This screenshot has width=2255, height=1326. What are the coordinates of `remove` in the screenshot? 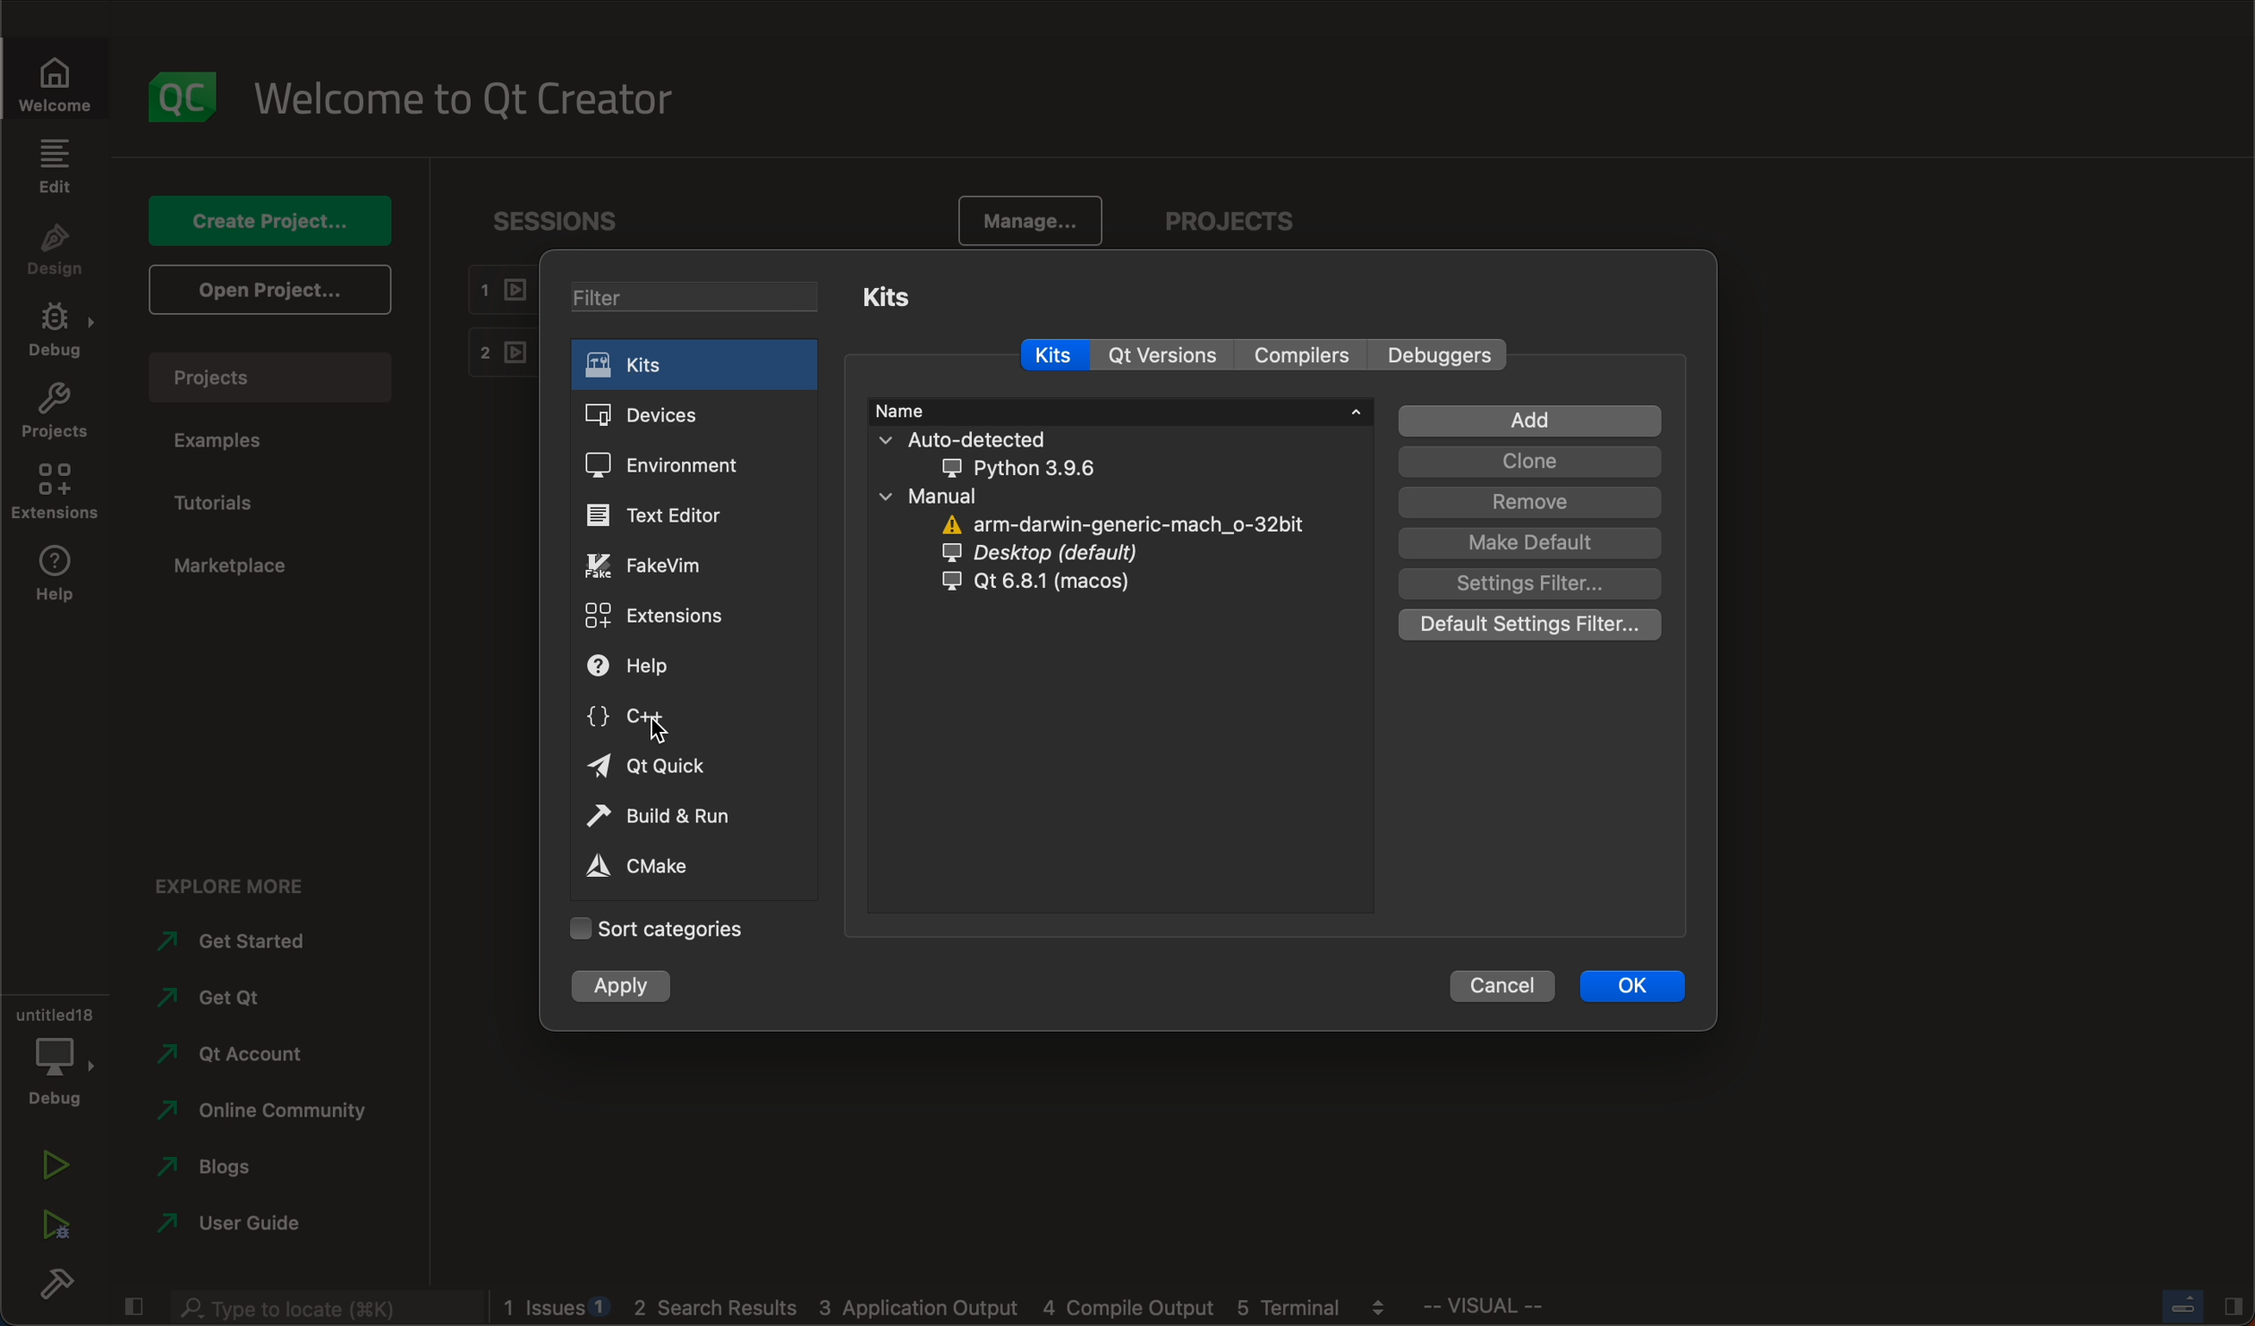 It's located at (1528, 504).